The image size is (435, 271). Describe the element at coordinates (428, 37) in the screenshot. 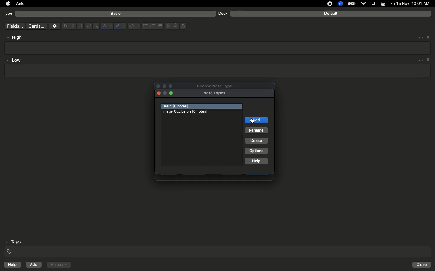

I see `Pin` at that location.